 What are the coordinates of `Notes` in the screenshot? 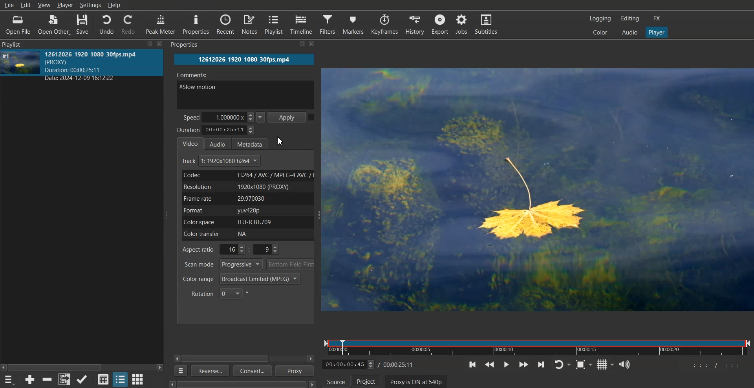 It's located at (249, 24).